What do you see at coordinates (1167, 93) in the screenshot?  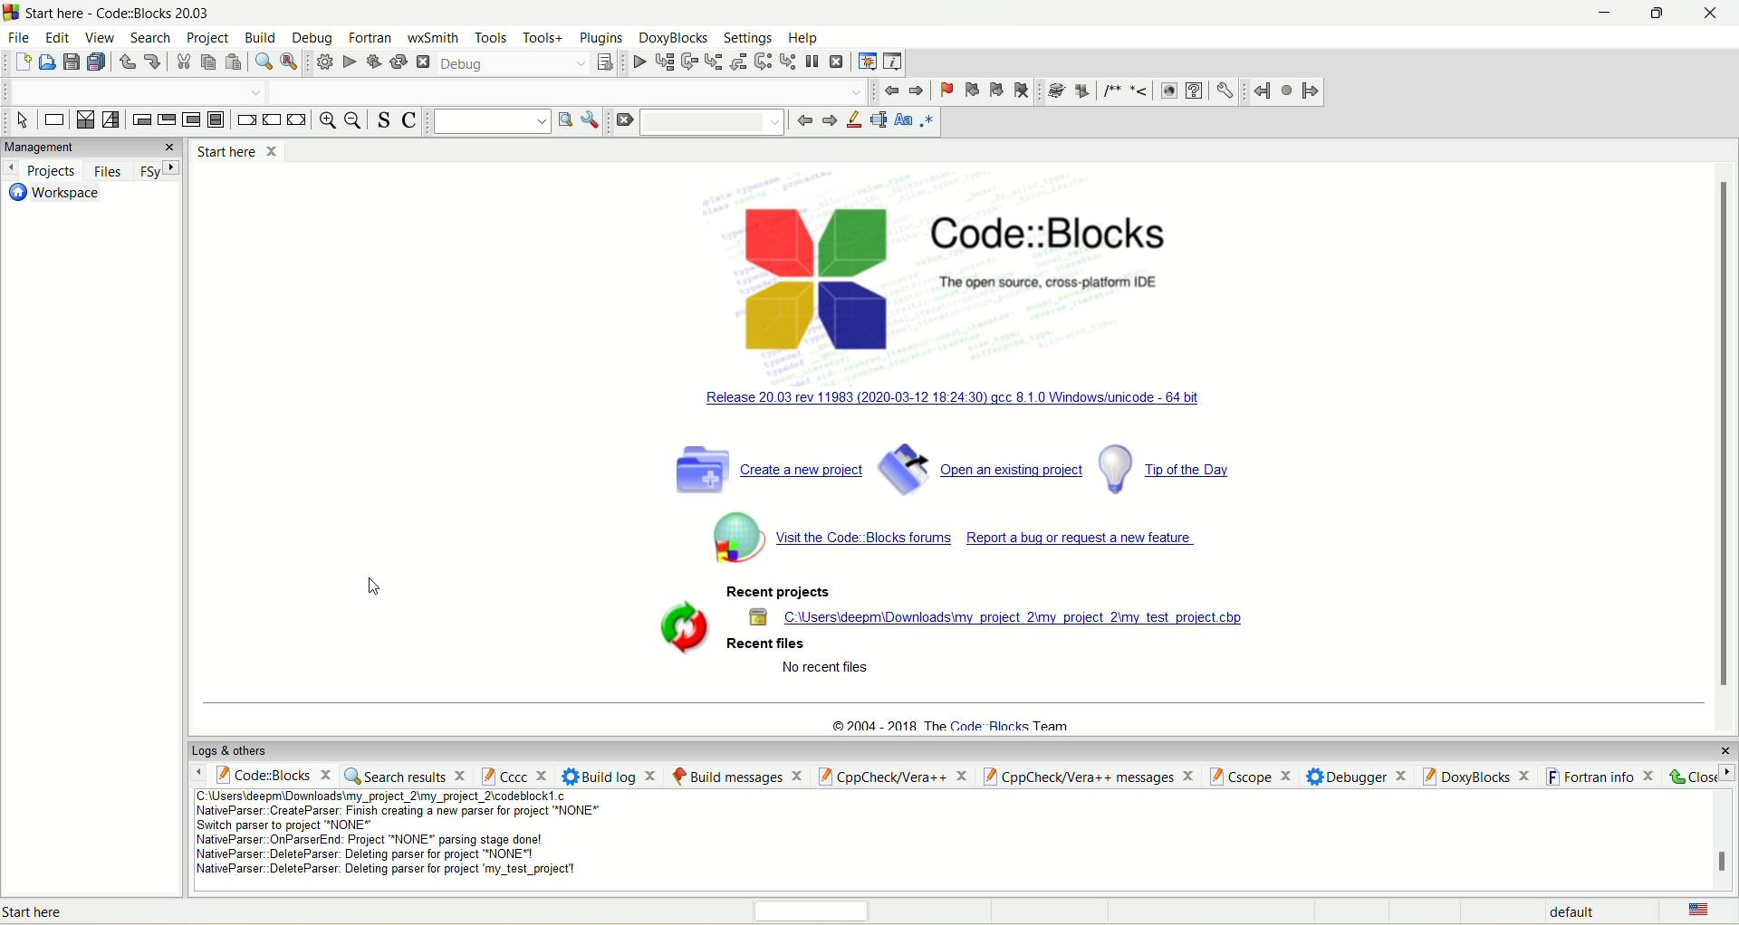 I see `HTML` at bounding box center [1167, 93].